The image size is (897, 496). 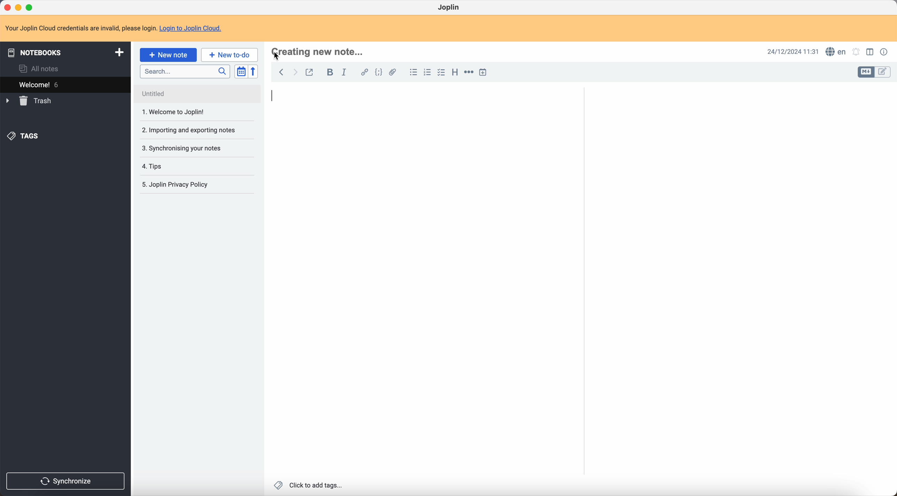 What do you see at coordinates (308, 485) in the screenshot?
I see `click to add tags` at bounding box center [308, 485].